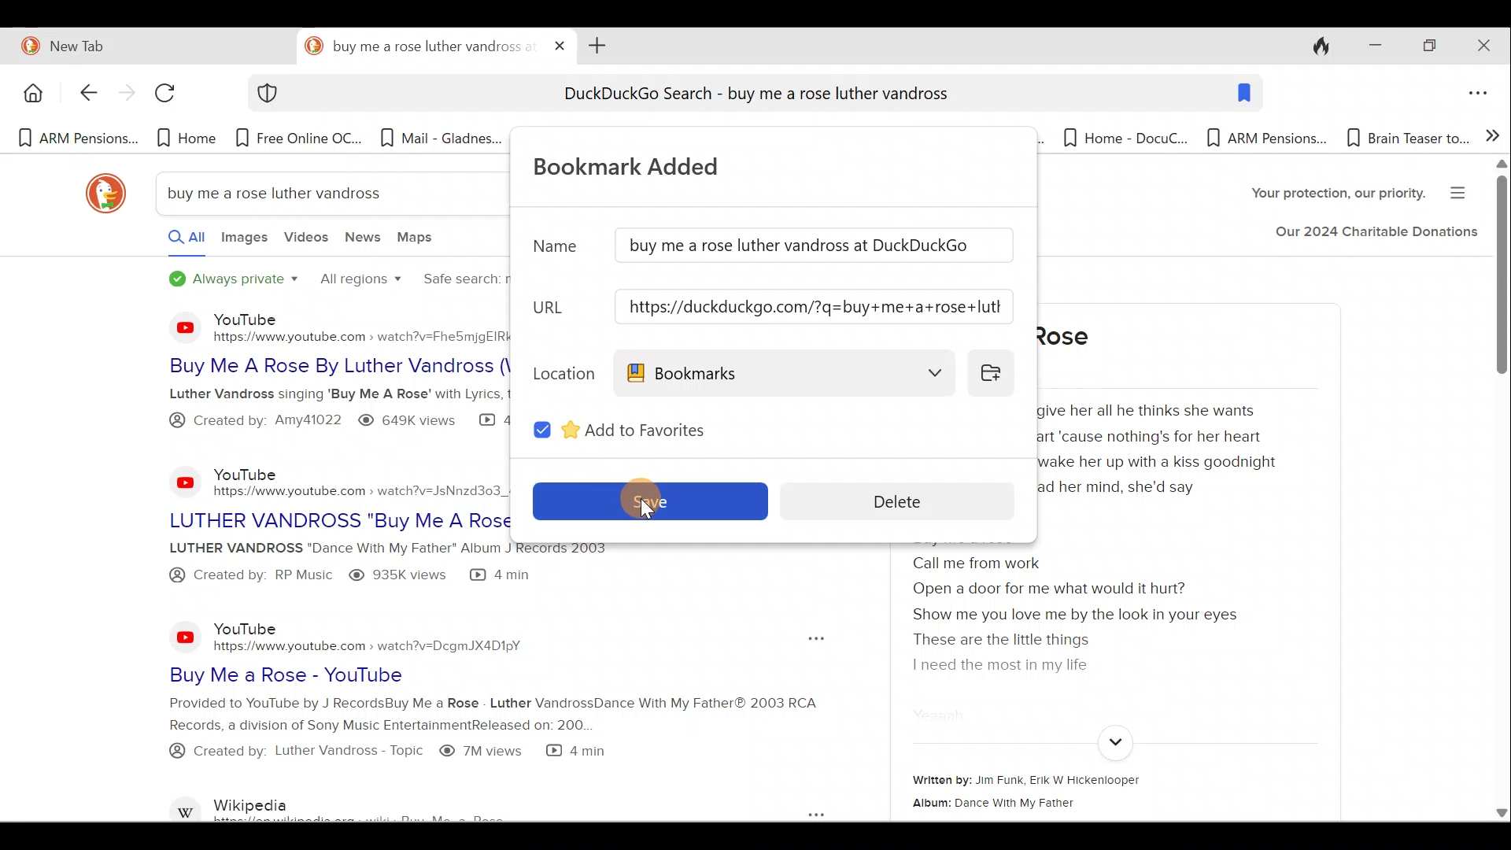 Image resolution: width=1511 pixels, height=850 pixels. I want to click on buy me a rose luther vandross, so click(285, 193).